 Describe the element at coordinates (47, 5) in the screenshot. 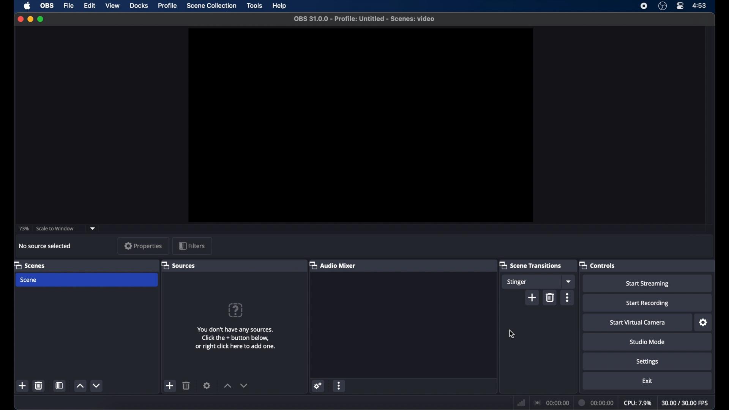

I see `obs` at that location.